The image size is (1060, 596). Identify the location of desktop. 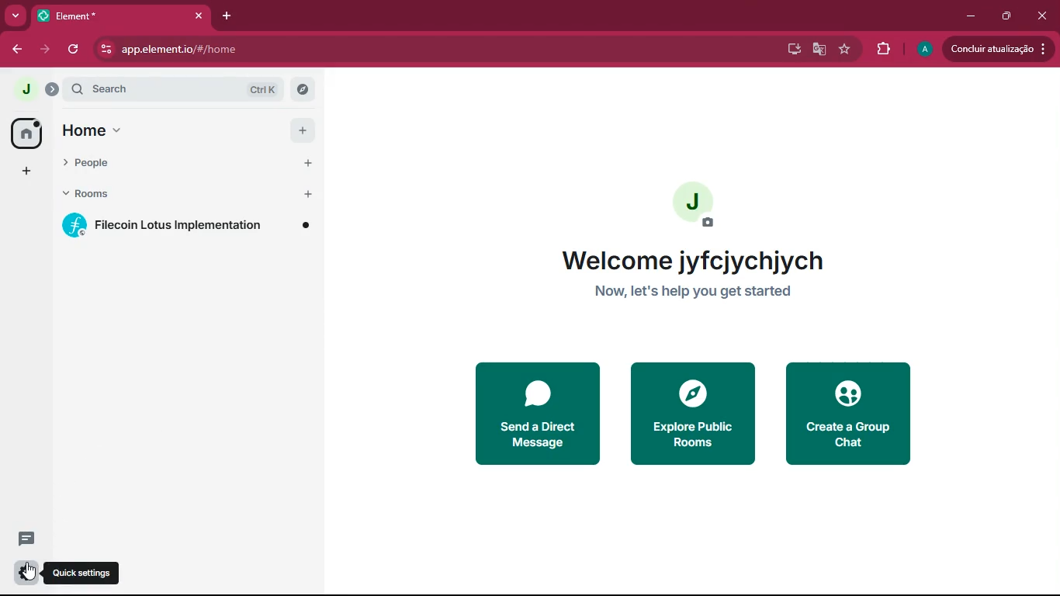
(790, 50).